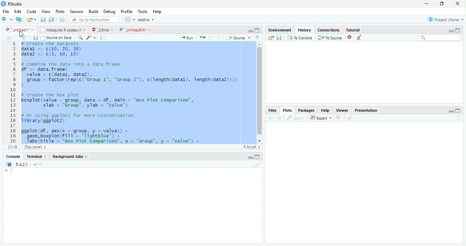 The width and height of the screenshot is (466, 246). What do you see at coordinates (451, 31) in the screenshot?
I see `Minimize` at bounding box center [451, 31].